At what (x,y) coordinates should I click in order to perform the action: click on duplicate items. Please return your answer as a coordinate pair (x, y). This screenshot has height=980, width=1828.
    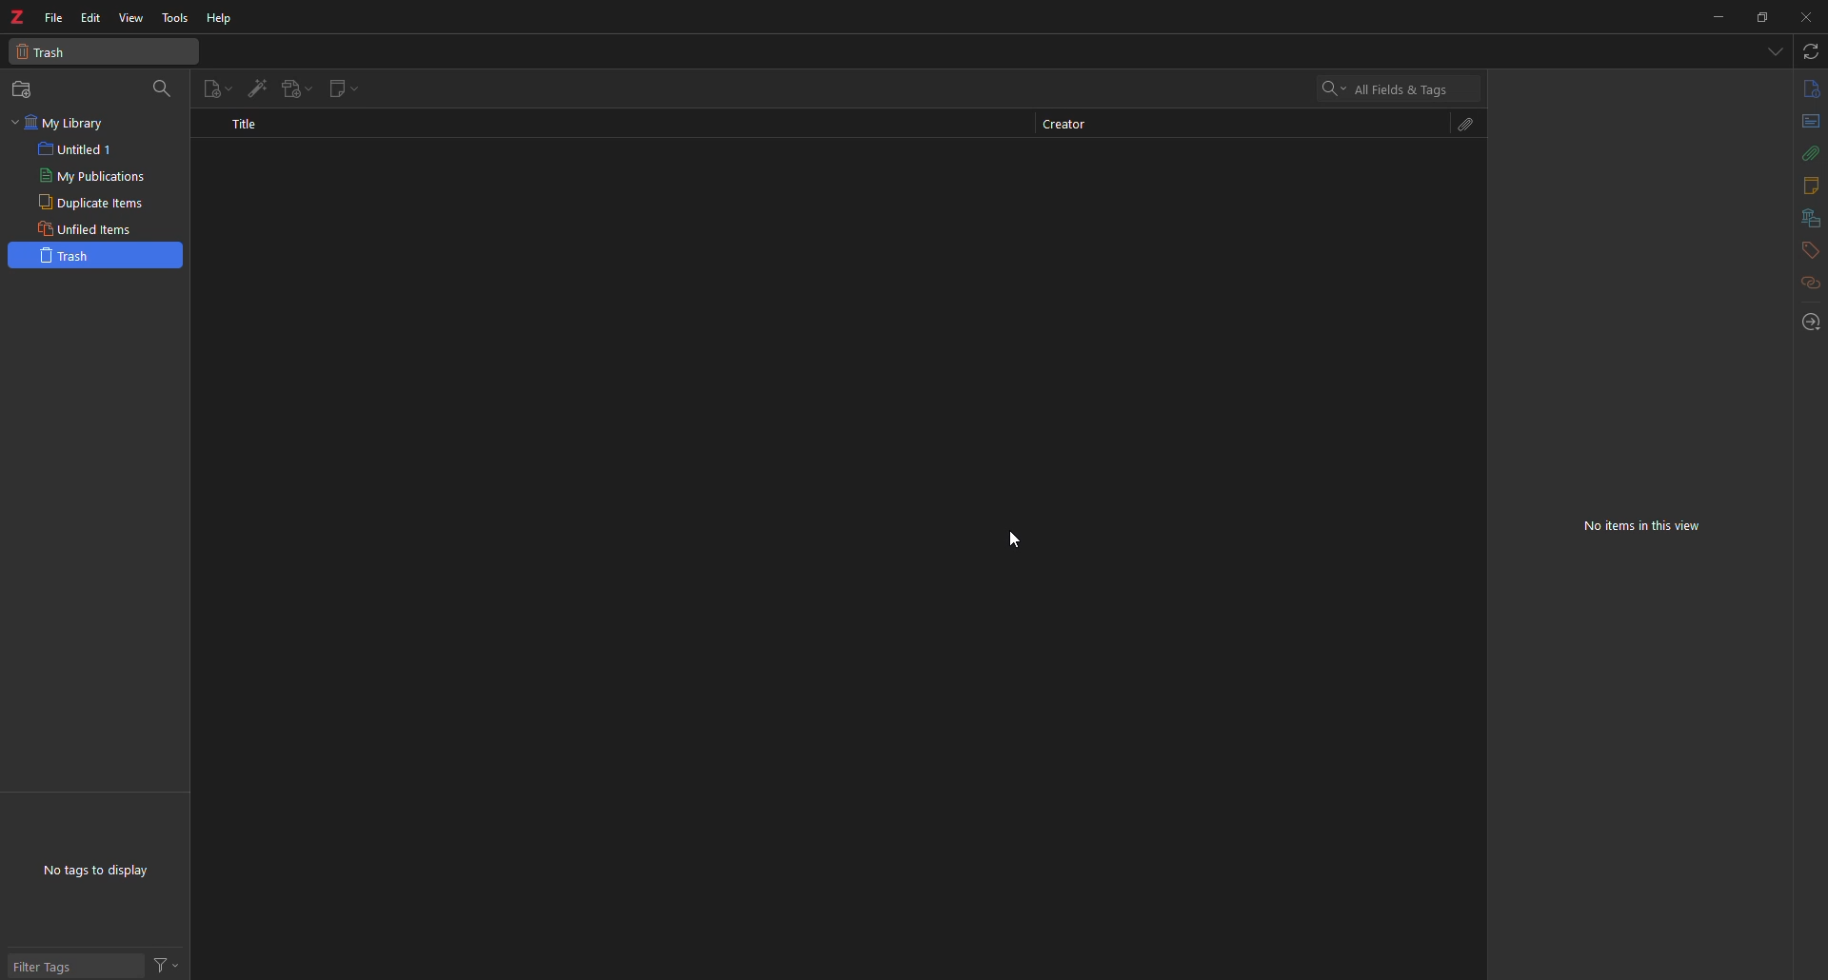
    Looking at the image, I should click on (90, 203).